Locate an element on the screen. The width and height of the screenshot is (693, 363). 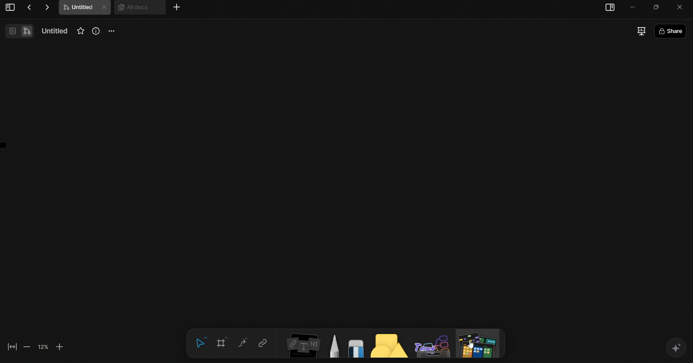
Link tool is located at coordinates (262, 343).